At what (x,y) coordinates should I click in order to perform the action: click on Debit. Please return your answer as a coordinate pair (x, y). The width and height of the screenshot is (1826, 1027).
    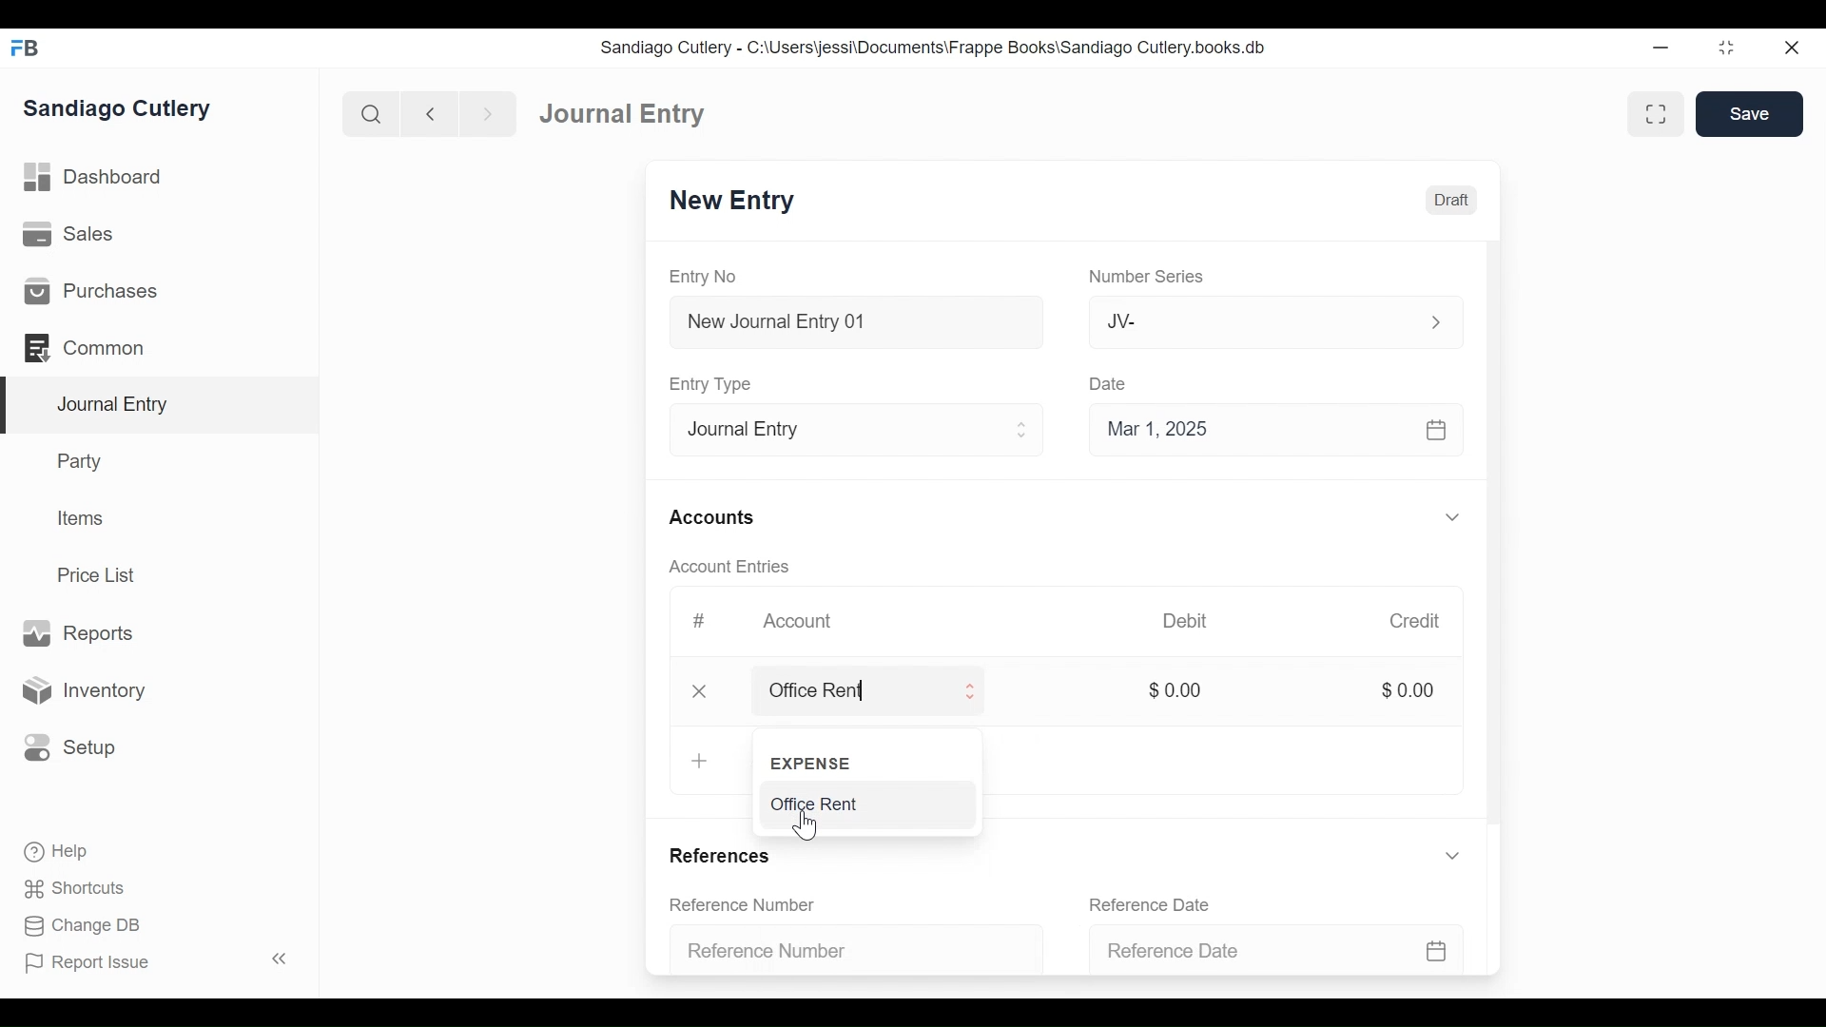
    Looking at the image, I should click on (1189, 621).